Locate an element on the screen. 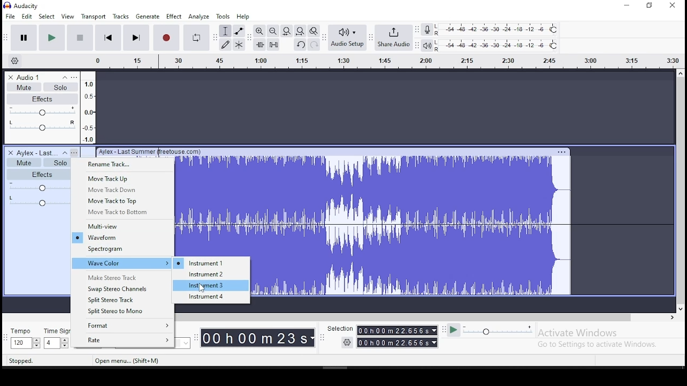 Image resolution: width=687 pixels, height=386 pixels. playback meter is located at coordinates (427, 45).